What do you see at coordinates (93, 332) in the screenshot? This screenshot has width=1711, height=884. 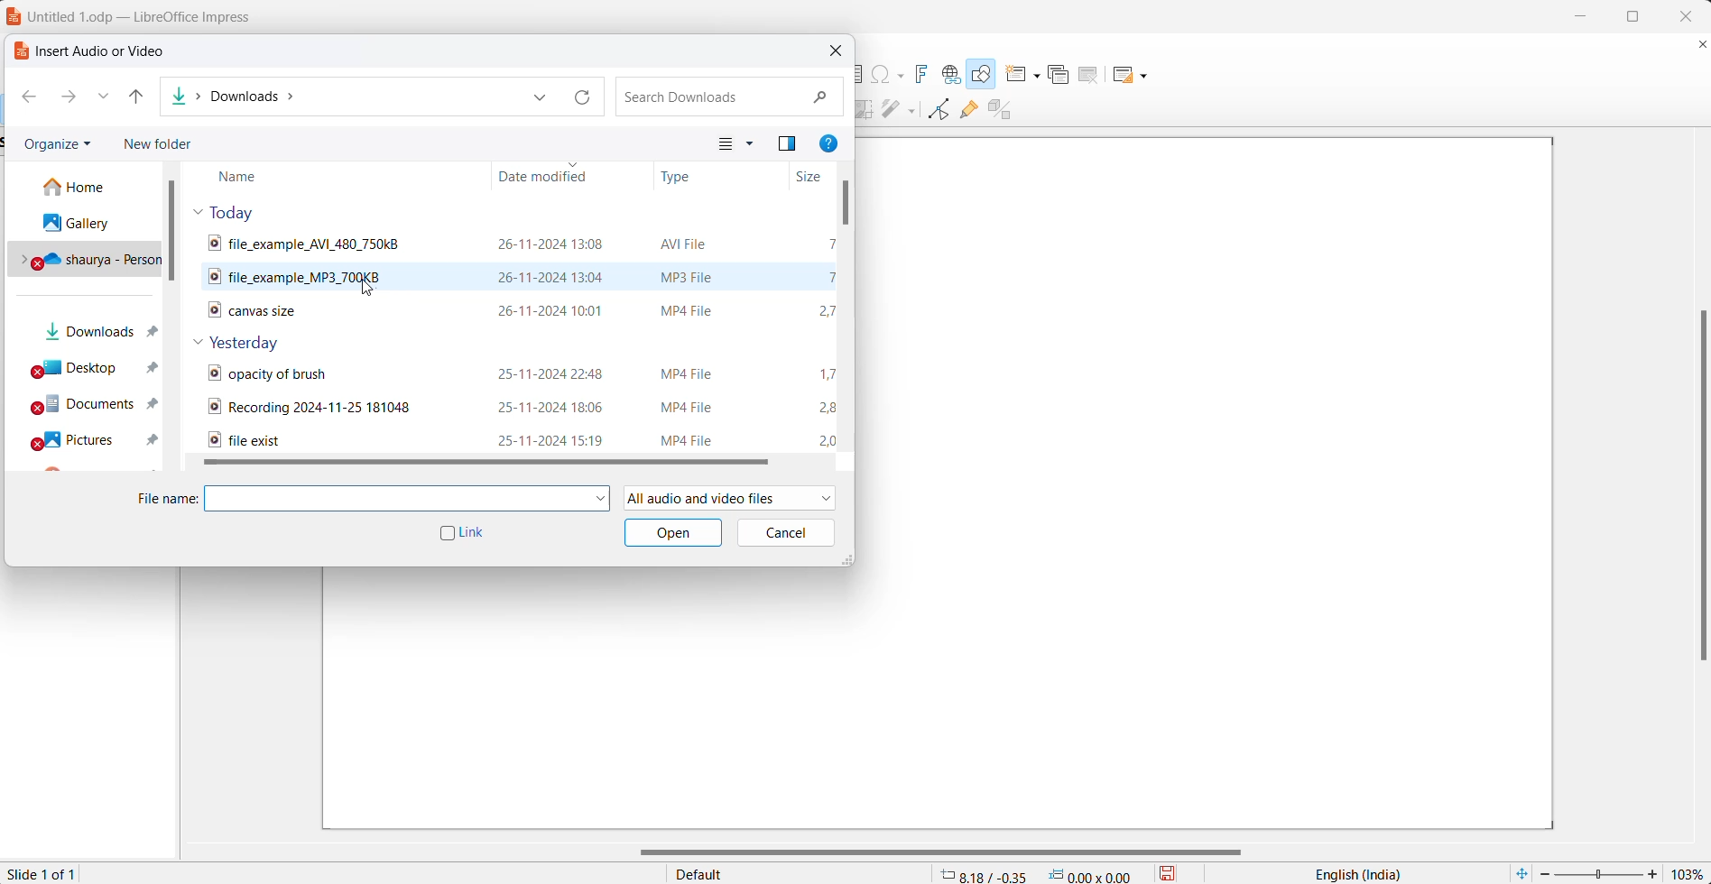 I see `downloads` at bounding box center [93, 332].